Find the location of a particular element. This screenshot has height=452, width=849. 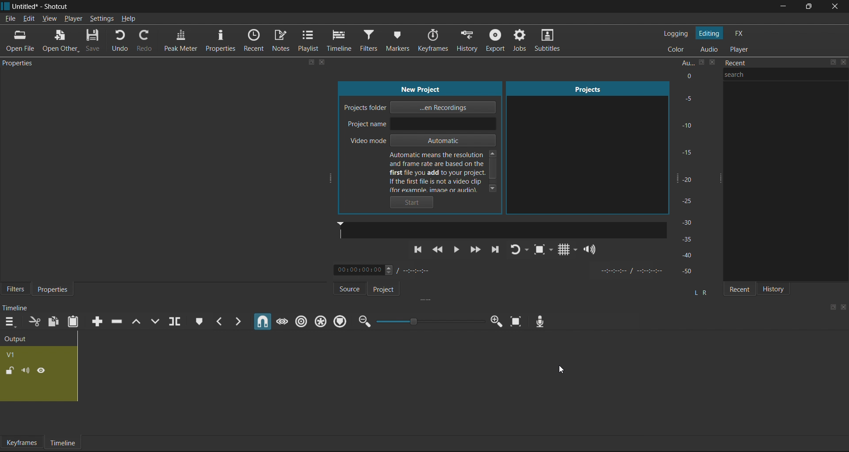

Zoom Out is located at coordinates (363, 322).